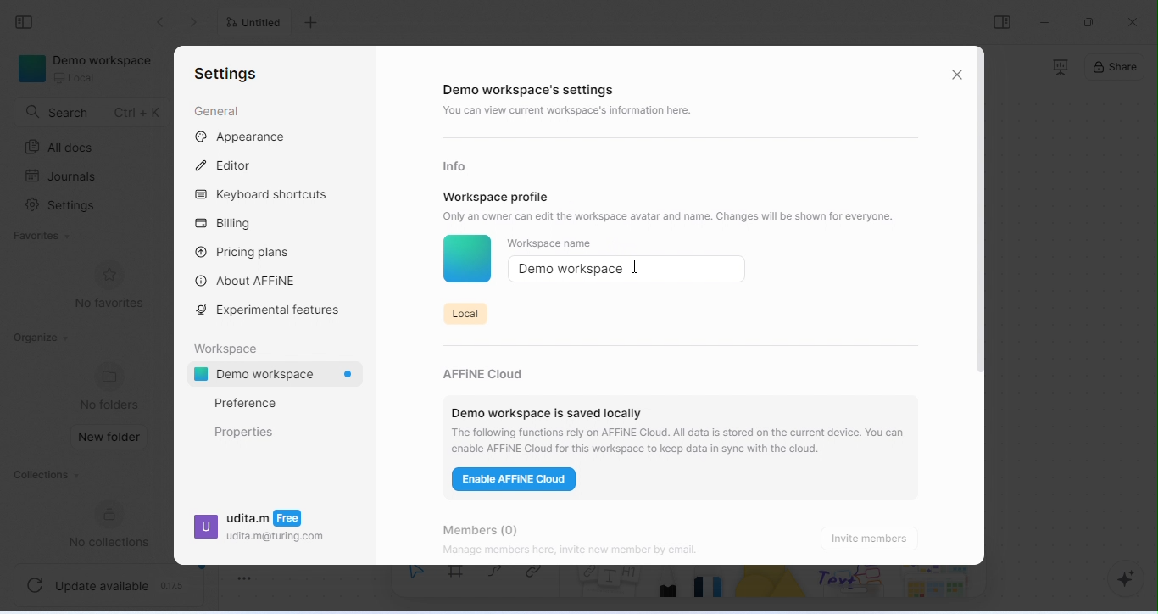  I want to click on affine cloud, so click(488, 370).